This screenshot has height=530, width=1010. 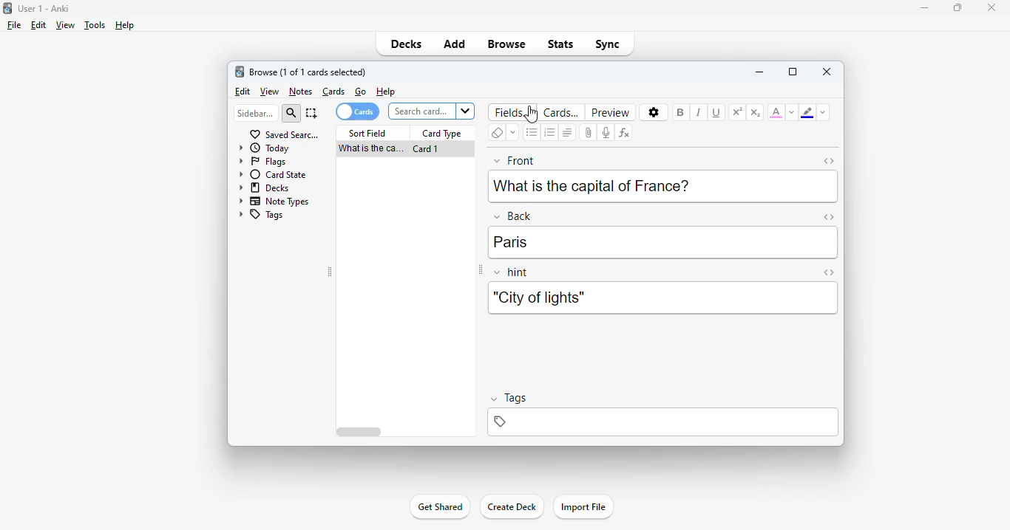 I want to click on tags, so click(x=508, y=399).